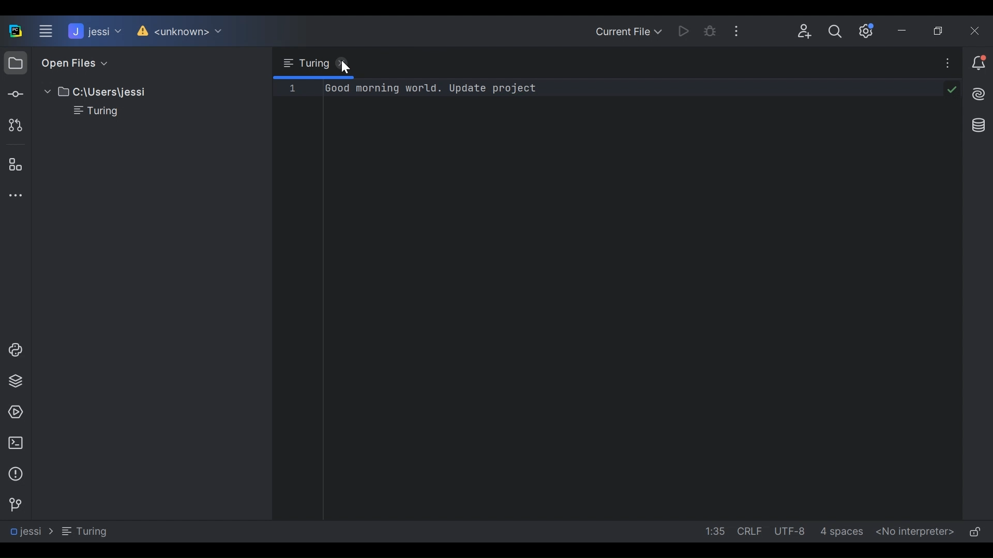  Describe the element at coordinates (629, 31) in the screenshot. I see `Current File` at that location.